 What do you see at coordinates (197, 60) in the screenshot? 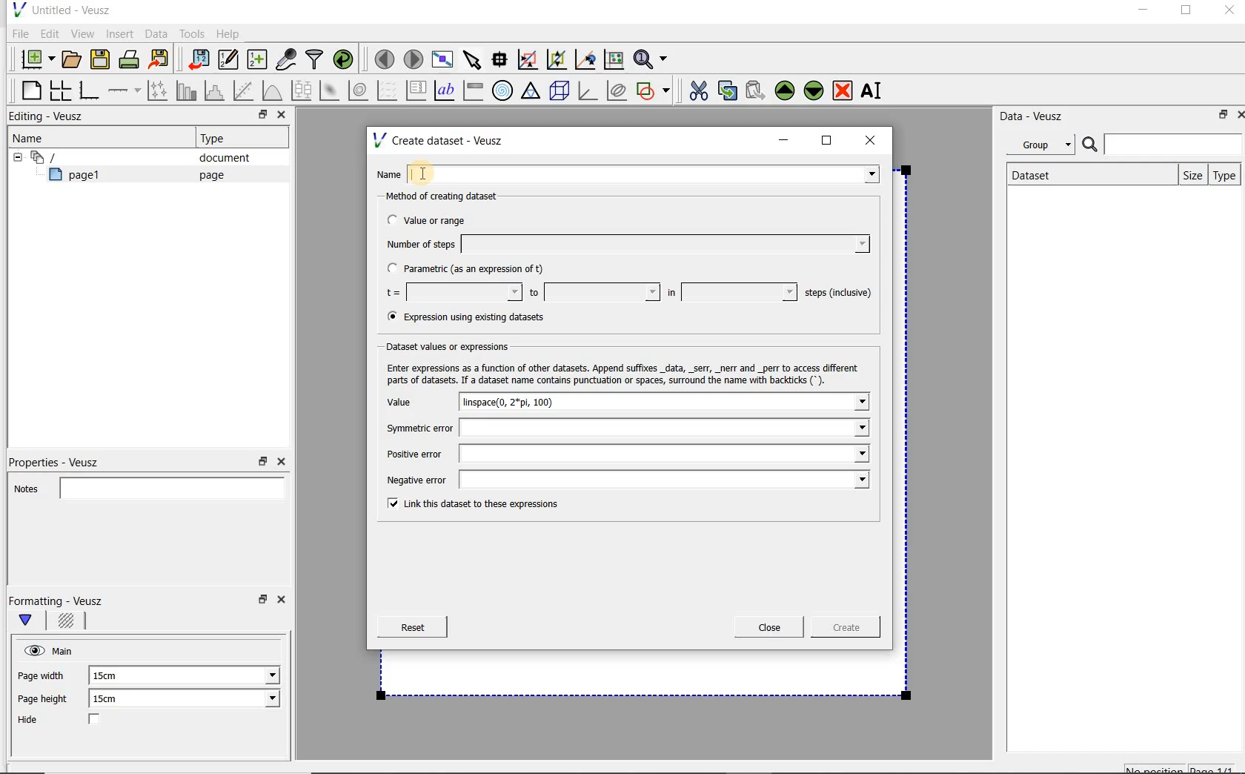
I see `import data into Veusz` at bounding box center [197, 60].